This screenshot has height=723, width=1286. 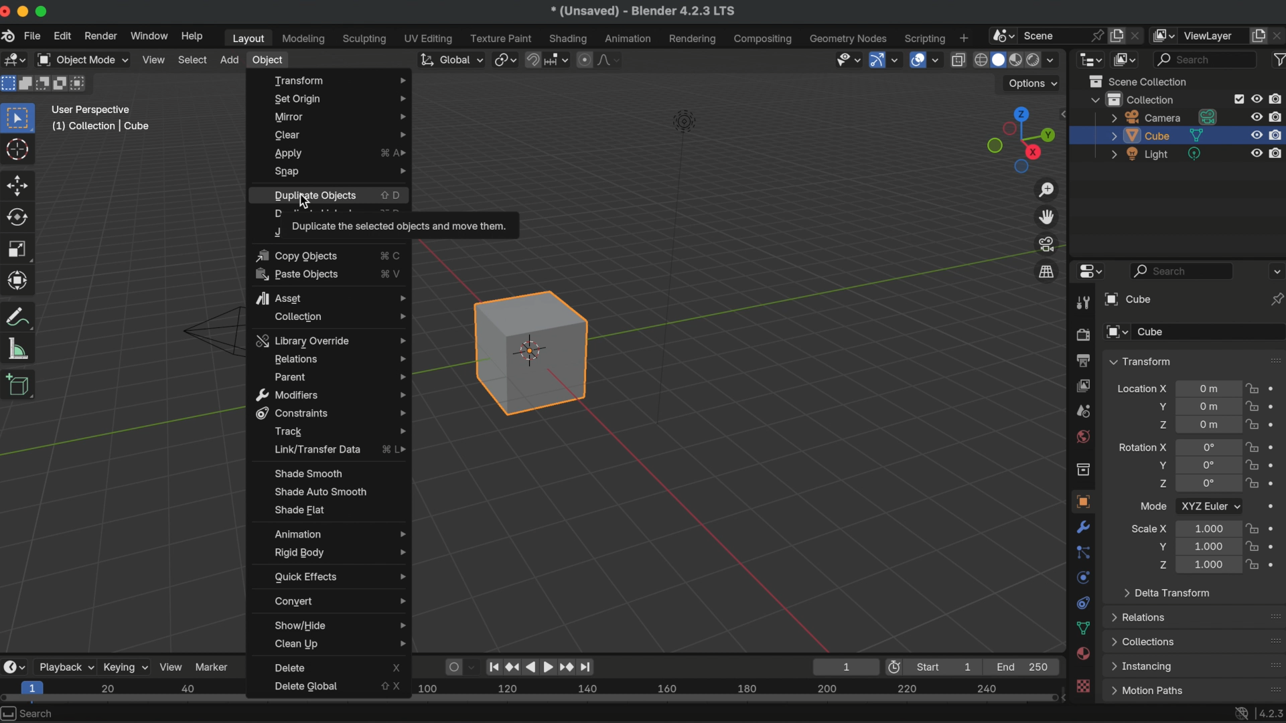 I want to click on light, so click(x=1157, y=154).